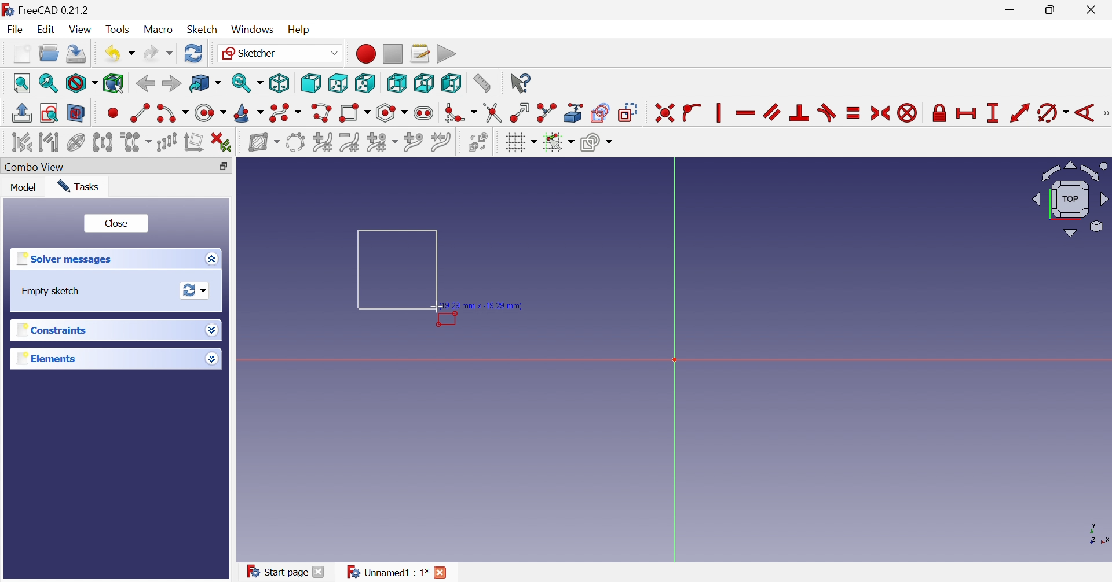 This screenshot has width=1112, height=582. Describe the element at coordinates (745, 113) in the screenshot. I see `Constrain horizontally` at that location.